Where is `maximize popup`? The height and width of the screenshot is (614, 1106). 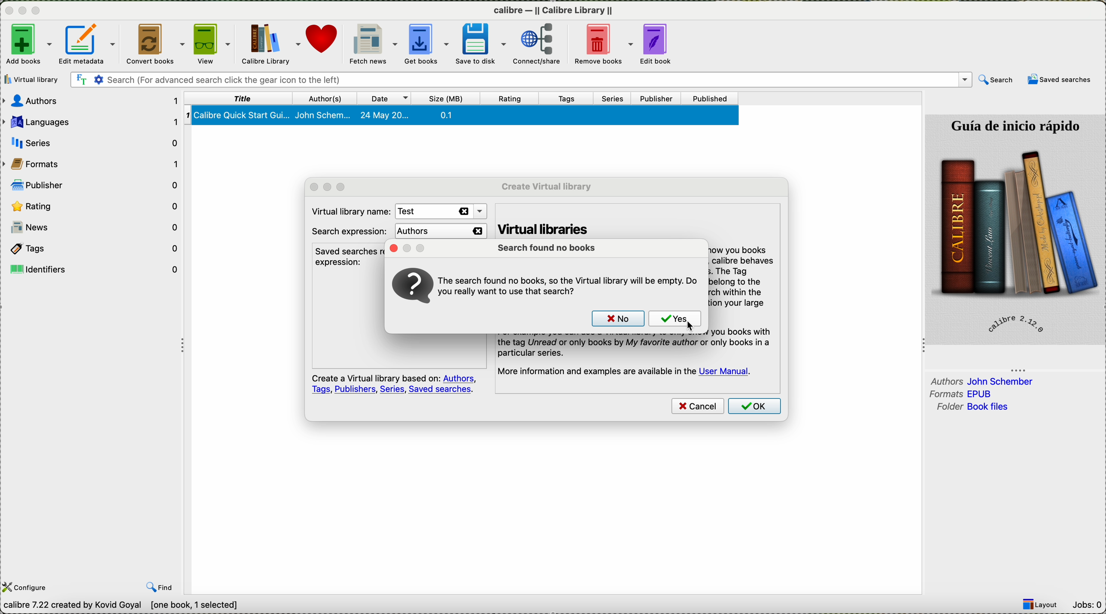 maximize popup is located at coordinates (345, 187).